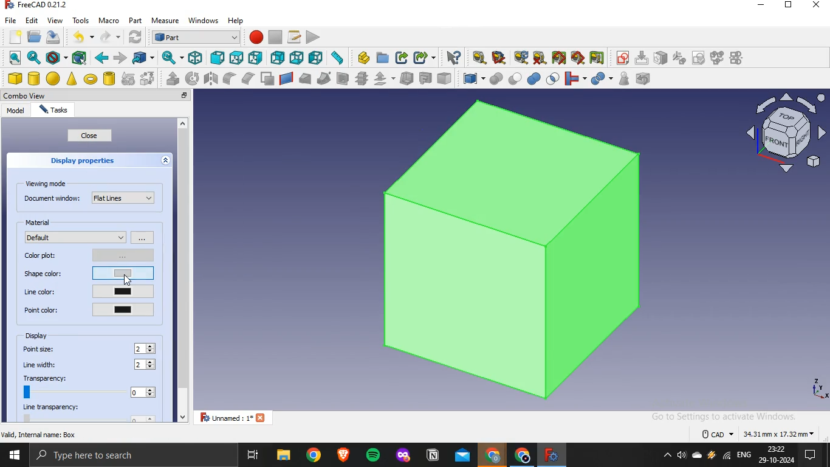 This screenshot has width=830, height=467. Describe the element at coordinates (777, 455) in the screenshot. I see `time and date` at that location.